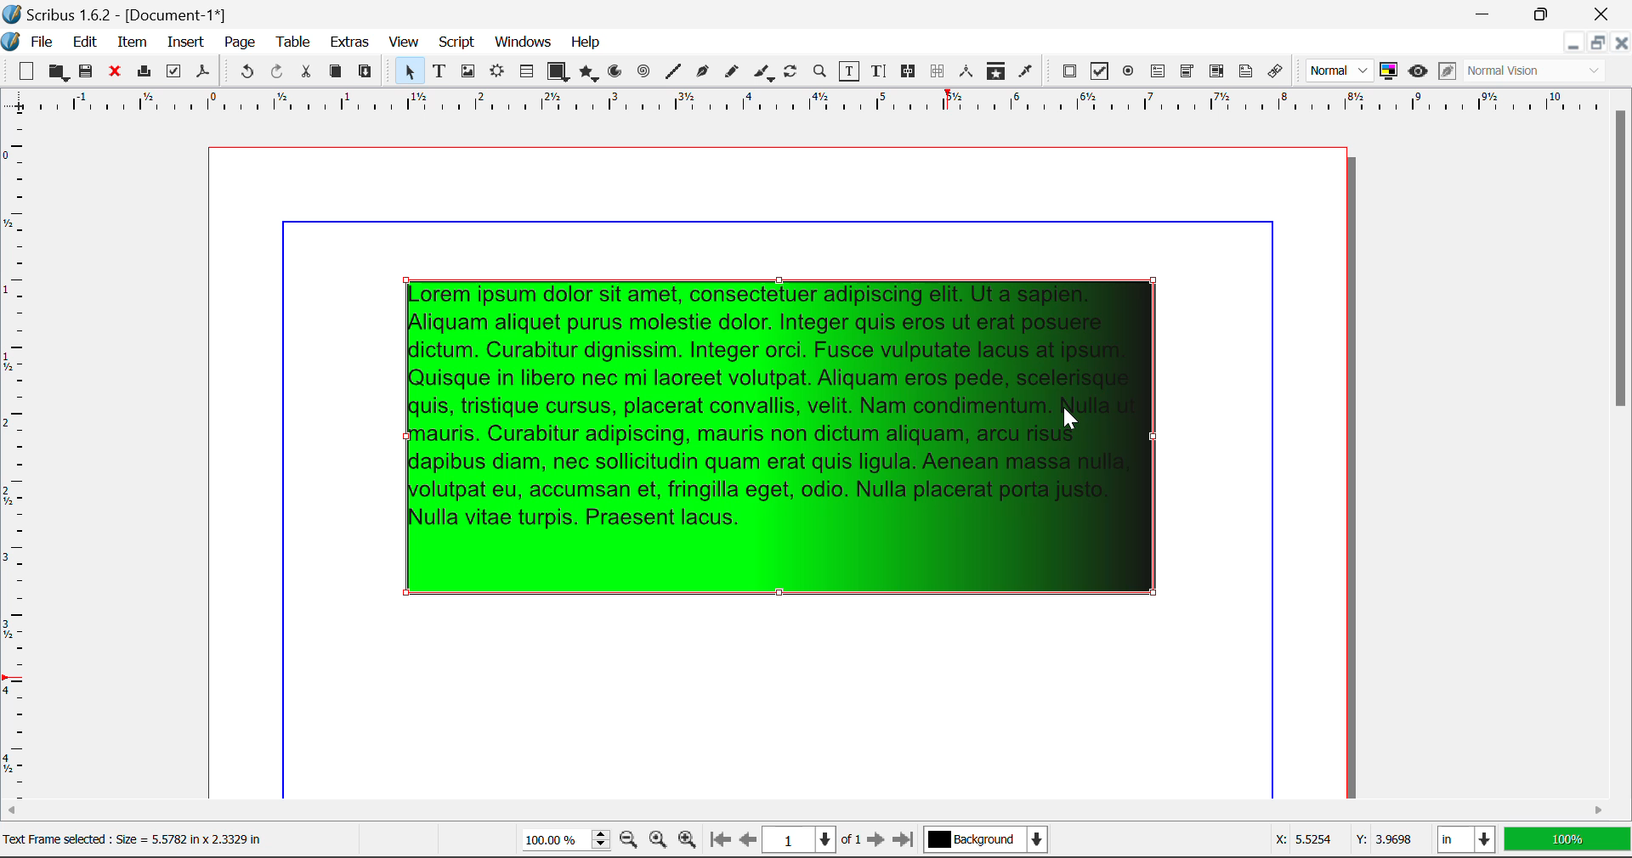  I want to click on Minimize, so click(1595, 42).